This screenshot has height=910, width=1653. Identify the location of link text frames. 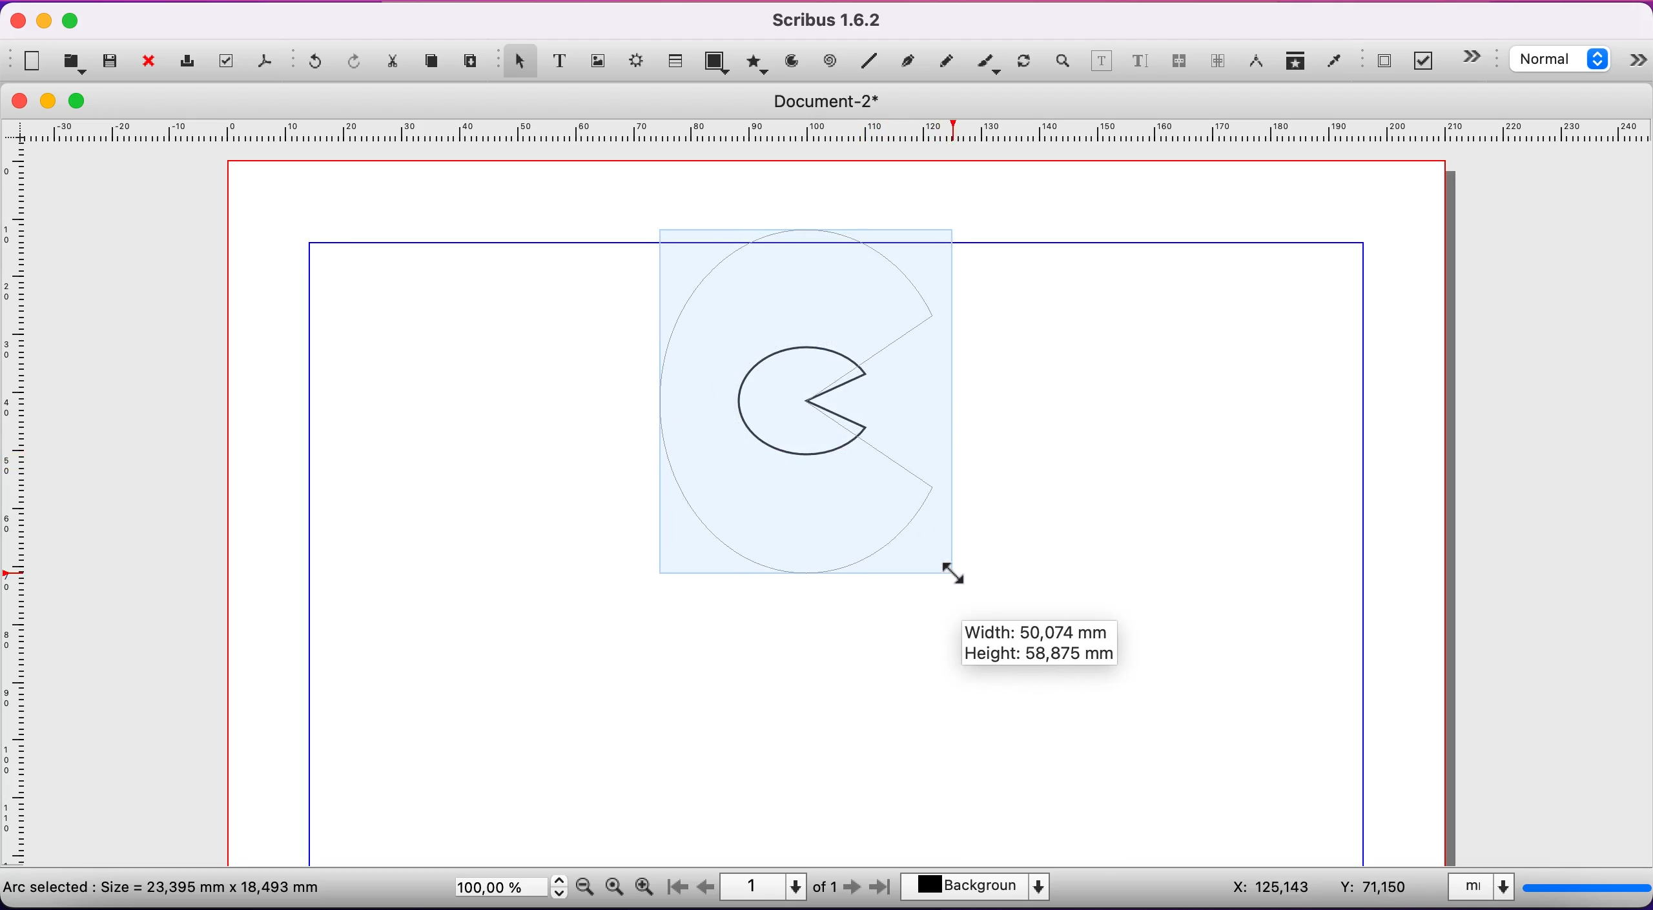
(1179, 65).